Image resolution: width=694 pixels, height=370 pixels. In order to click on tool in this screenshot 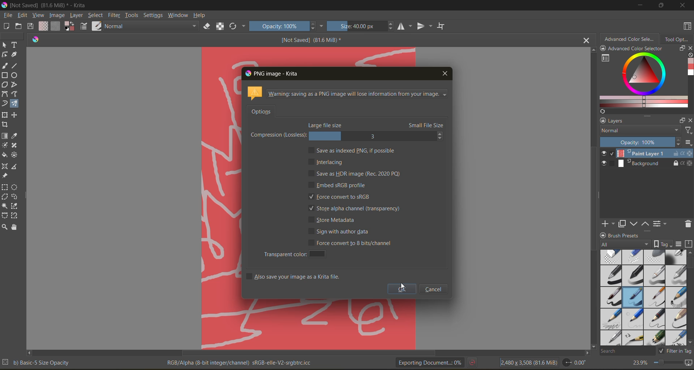, I will do `click(14, 227)`.